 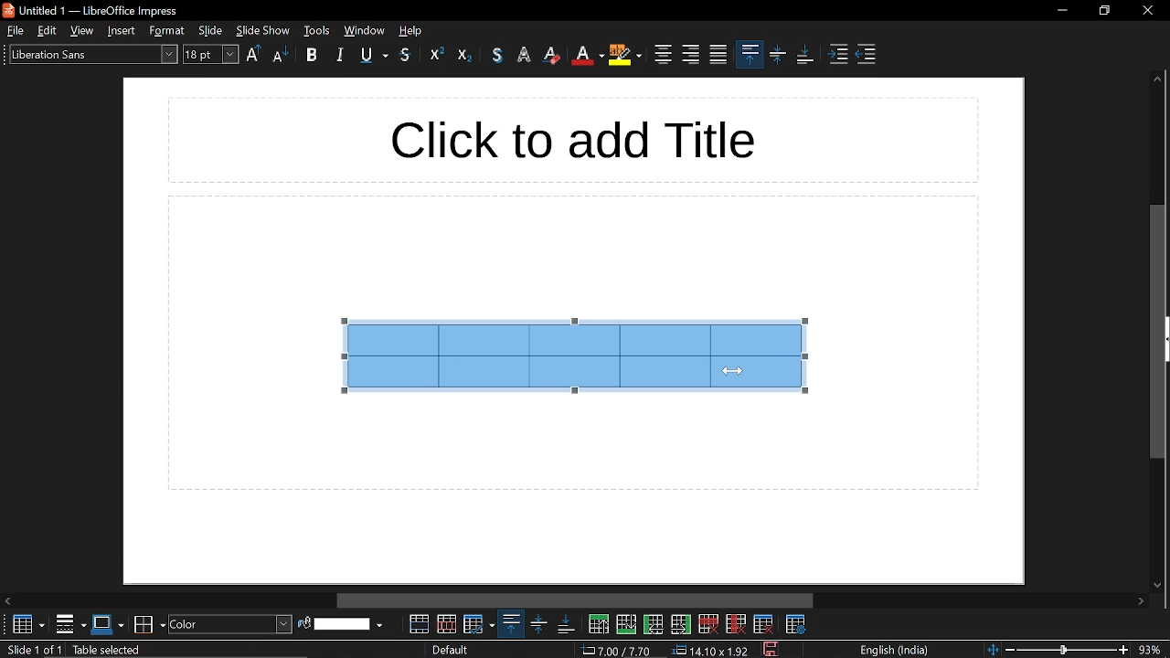 What do you see at coordinates (536, 624) in the screenshot?
I see `center vertically` at bounding box center [536, 624].